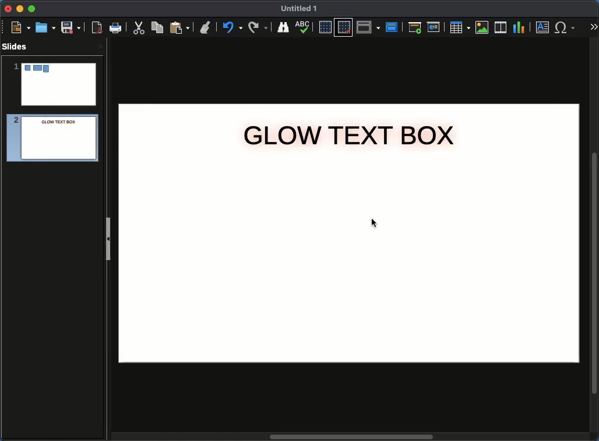  What do you see at coordinates (349, 136) in the screenshot?
I see `GLOW TEXT BOX` at bounding box center [349, 136].